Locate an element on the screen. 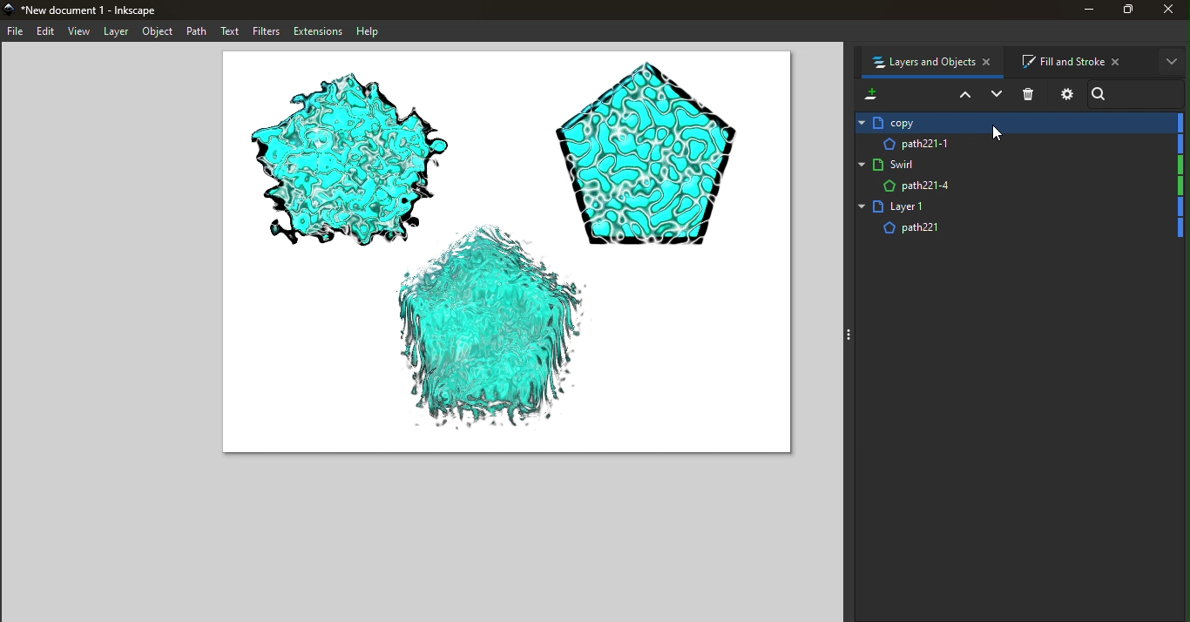 This screenshot has height=622, width=1190. Layer is located at coordinates (117, 32).